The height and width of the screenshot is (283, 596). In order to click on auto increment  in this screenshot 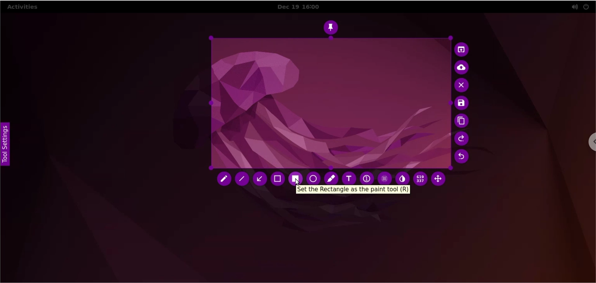, I will do `click(366, 177)`.